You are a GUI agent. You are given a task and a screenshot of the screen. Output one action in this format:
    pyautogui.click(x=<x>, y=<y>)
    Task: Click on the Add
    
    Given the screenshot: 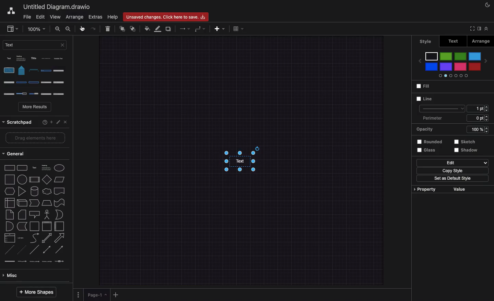 What is the action you would take?
    pyautogui.click(x=117, y=294)
    